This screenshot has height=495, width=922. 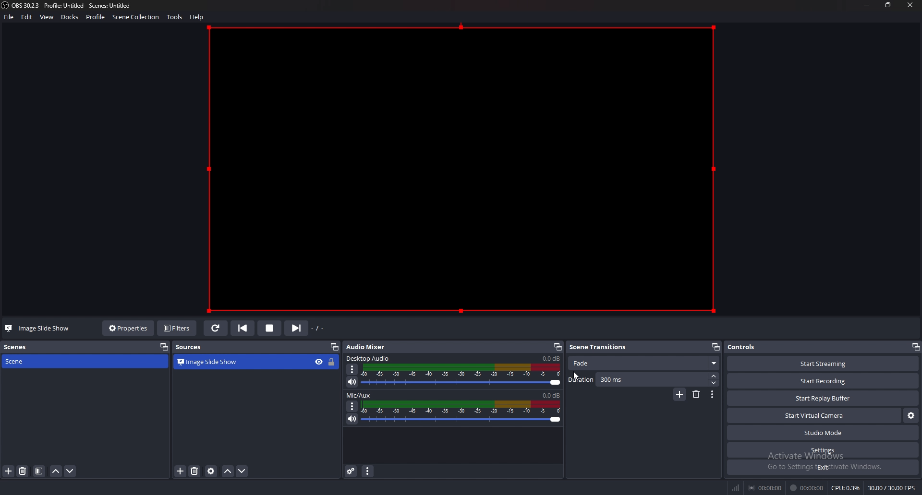 I want to click on configure virtual camera, so click(x=911, y=416).